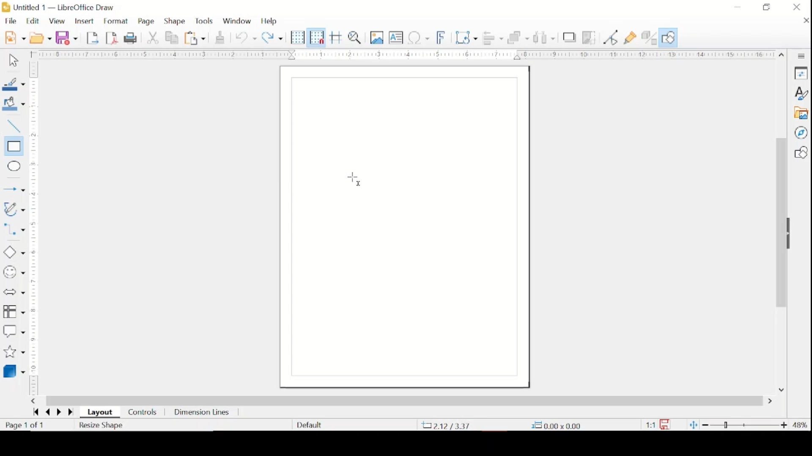 This screenshot has height=456, width=812. I want to click on copy, so click(173, 38).